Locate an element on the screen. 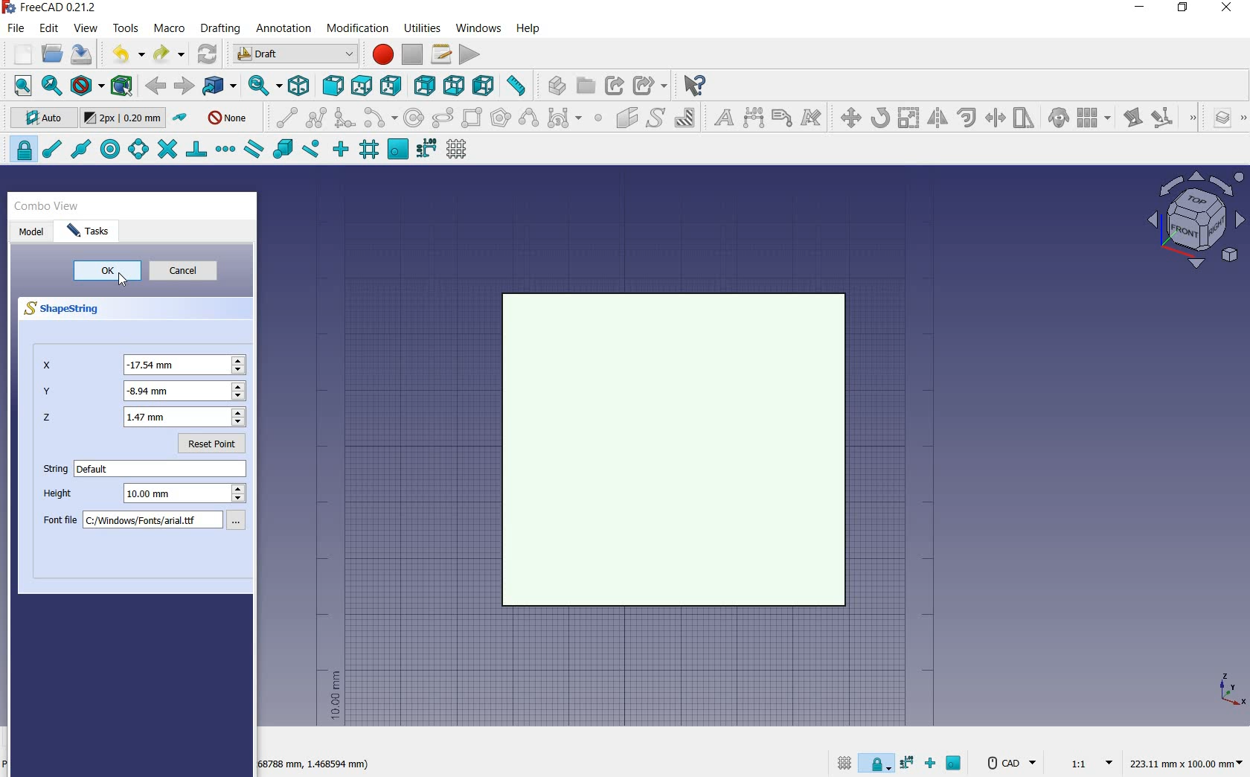 The height and width of the screenshot is (777, 1250). toggle construction mode is located at coordinates (182, 118).